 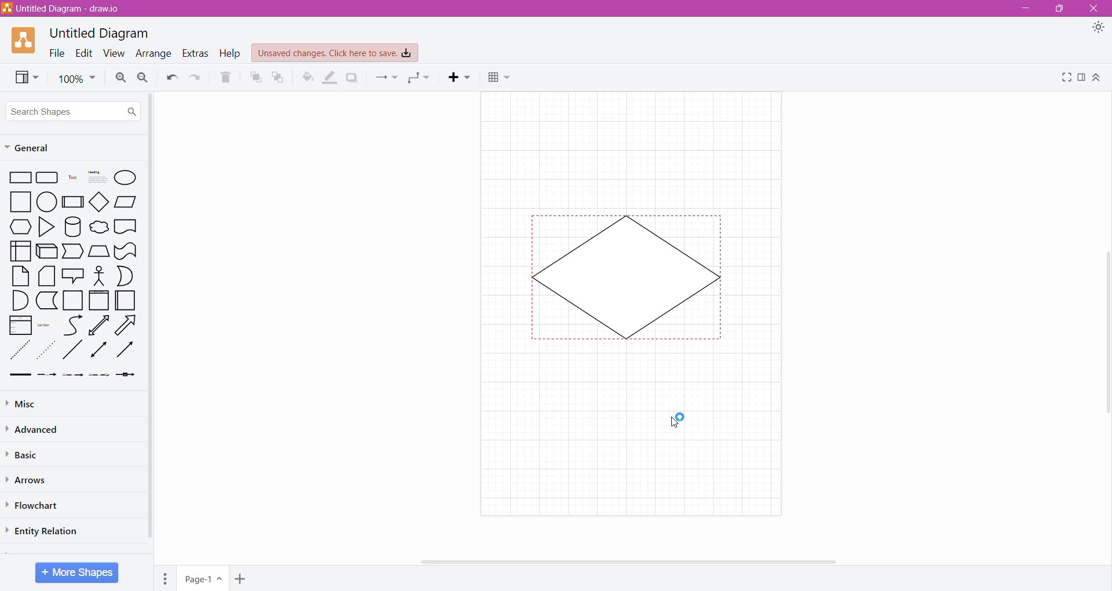 What do you see at coordinates (1066, 78) in the screenshot?
I see `Fullscreen` at bounding box center [1066, 78].